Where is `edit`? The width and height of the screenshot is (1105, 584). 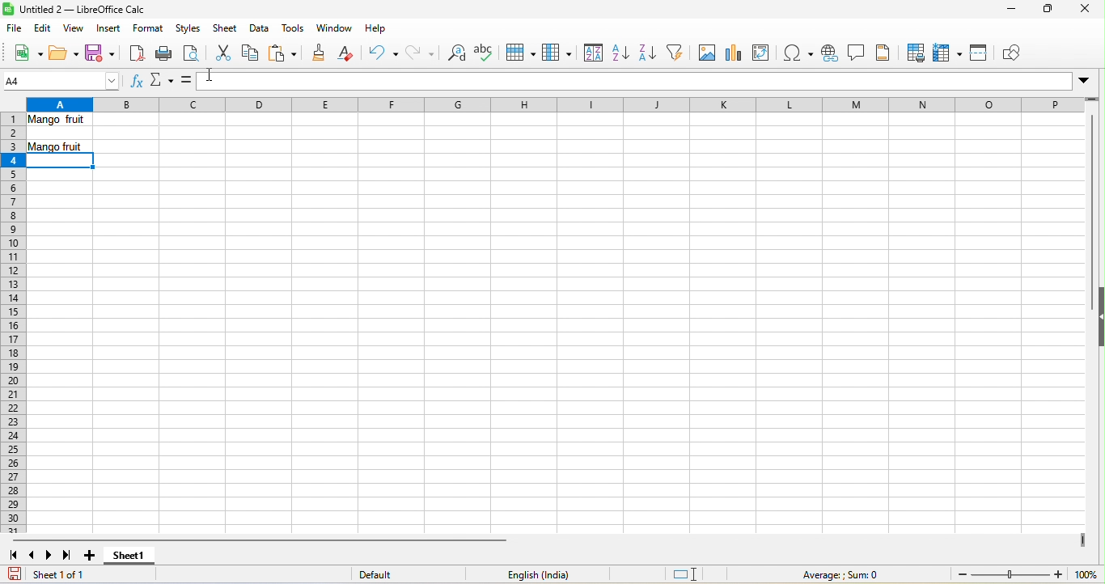 edit is located at coordinates (43, 28).